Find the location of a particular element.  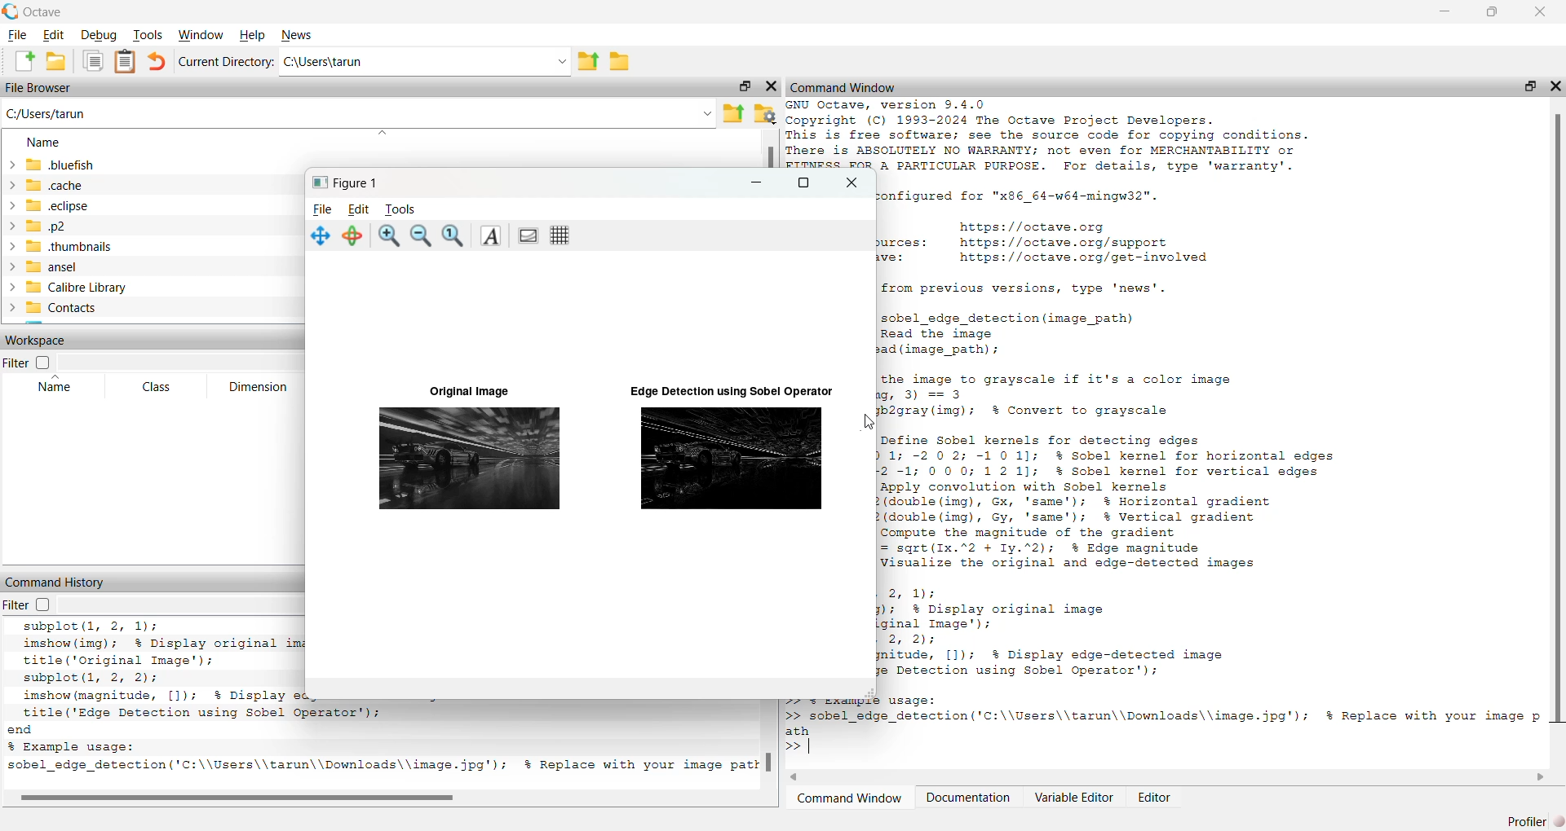

restore down is located at coordinates (1489, 15).